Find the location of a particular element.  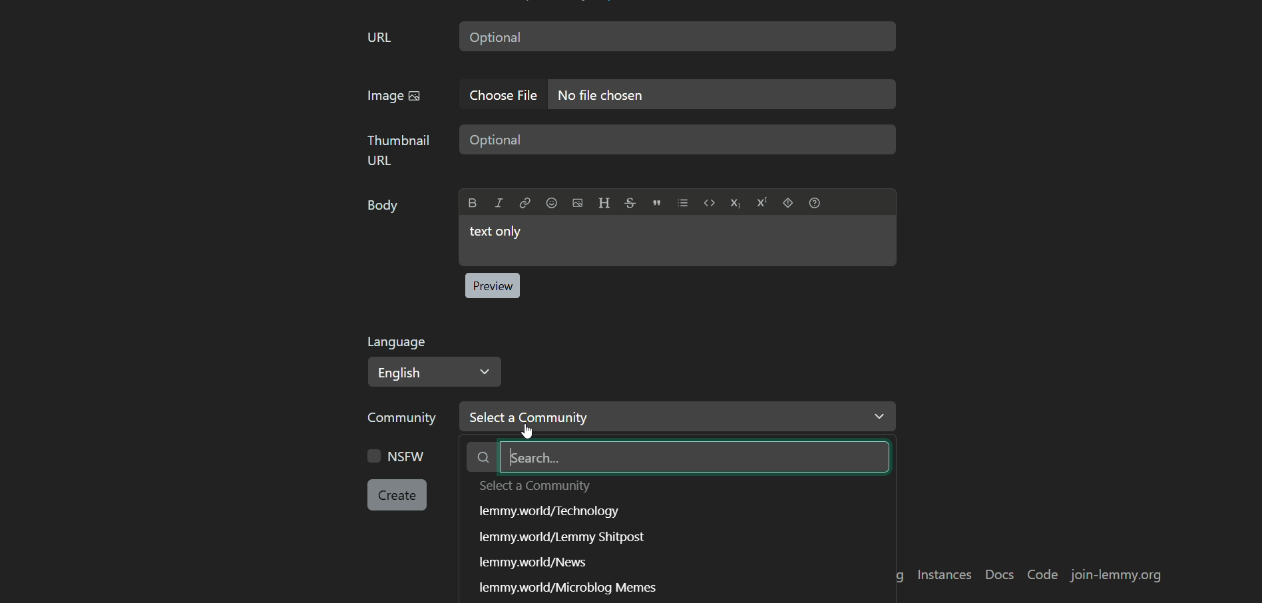

Formatting help is located at coordinates (815, 202).